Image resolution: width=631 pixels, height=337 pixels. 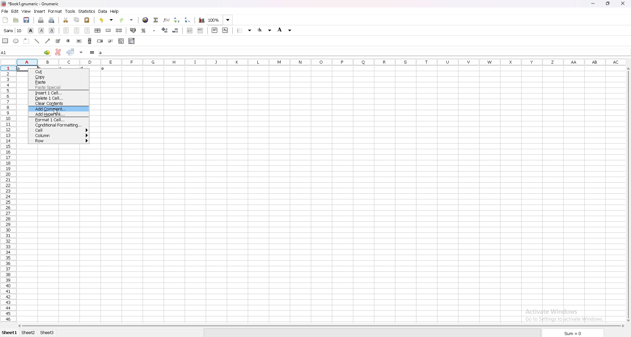 I want to click on ellipse, so click(x=16, y=41).